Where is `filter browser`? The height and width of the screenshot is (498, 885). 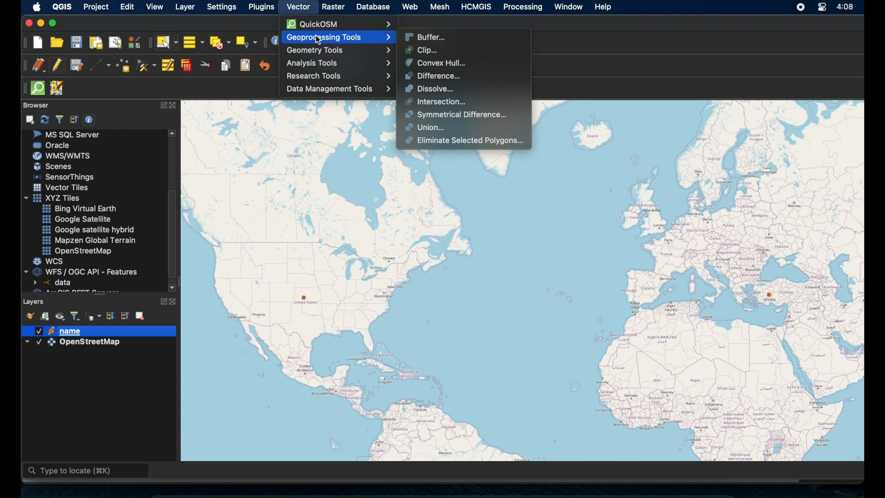
filter browser is located at coordinates (59, 119).